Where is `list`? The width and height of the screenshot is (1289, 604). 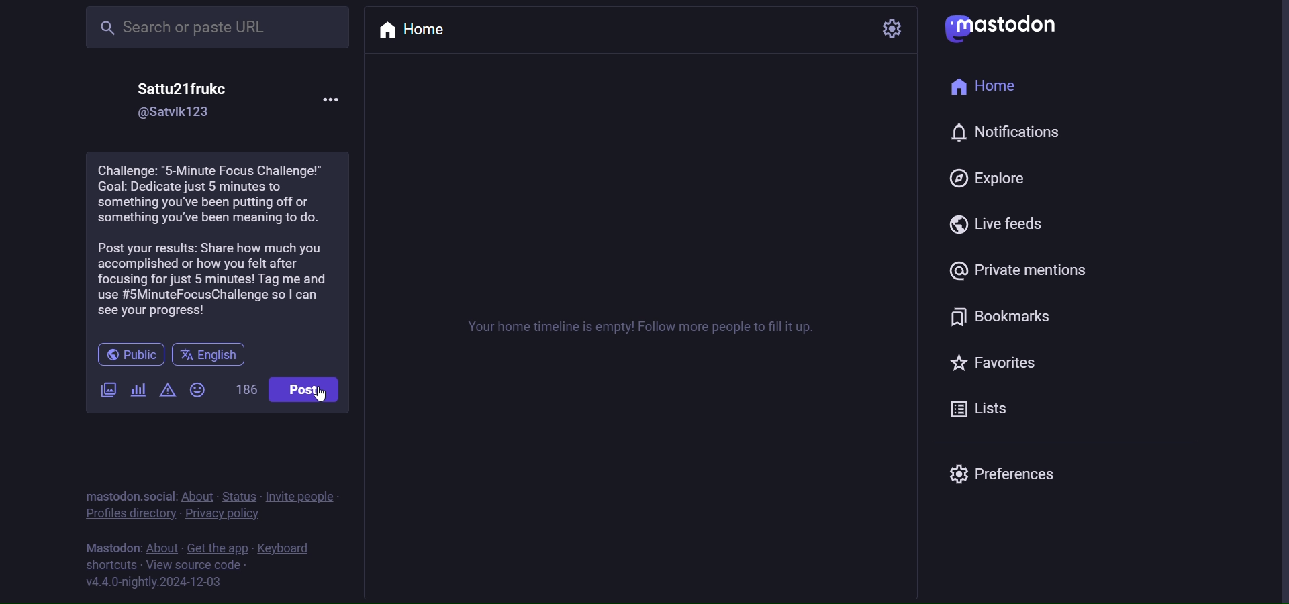
list is located at coordinates (985, 408).